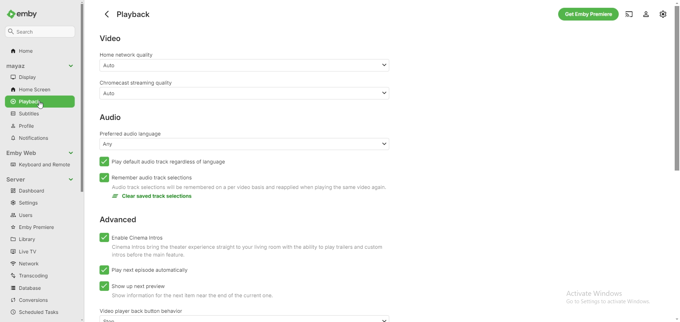  What do you see at coordinates (255, 188) in the screenshot?
I see `‘Audio track selections will be remembered on a per video basis and reapplied when playing the same video again.` at bounding box center [255, 188].